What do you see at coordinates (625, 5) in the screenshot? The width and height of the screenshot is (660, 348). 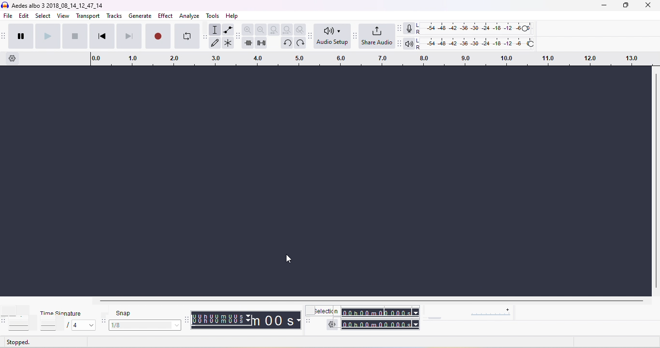 I see `maximize` at bounding box center [625, 5].